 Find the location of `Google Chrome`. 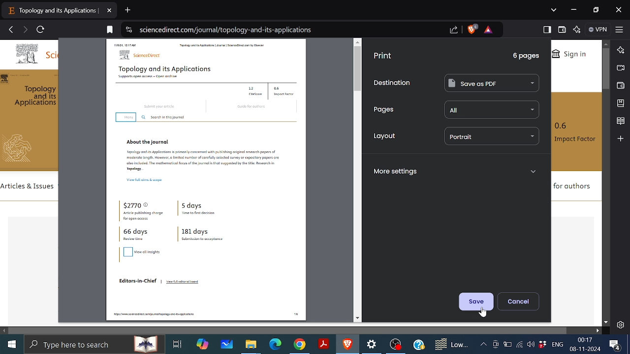

Google Chrome is located at coordinates (299, 345).